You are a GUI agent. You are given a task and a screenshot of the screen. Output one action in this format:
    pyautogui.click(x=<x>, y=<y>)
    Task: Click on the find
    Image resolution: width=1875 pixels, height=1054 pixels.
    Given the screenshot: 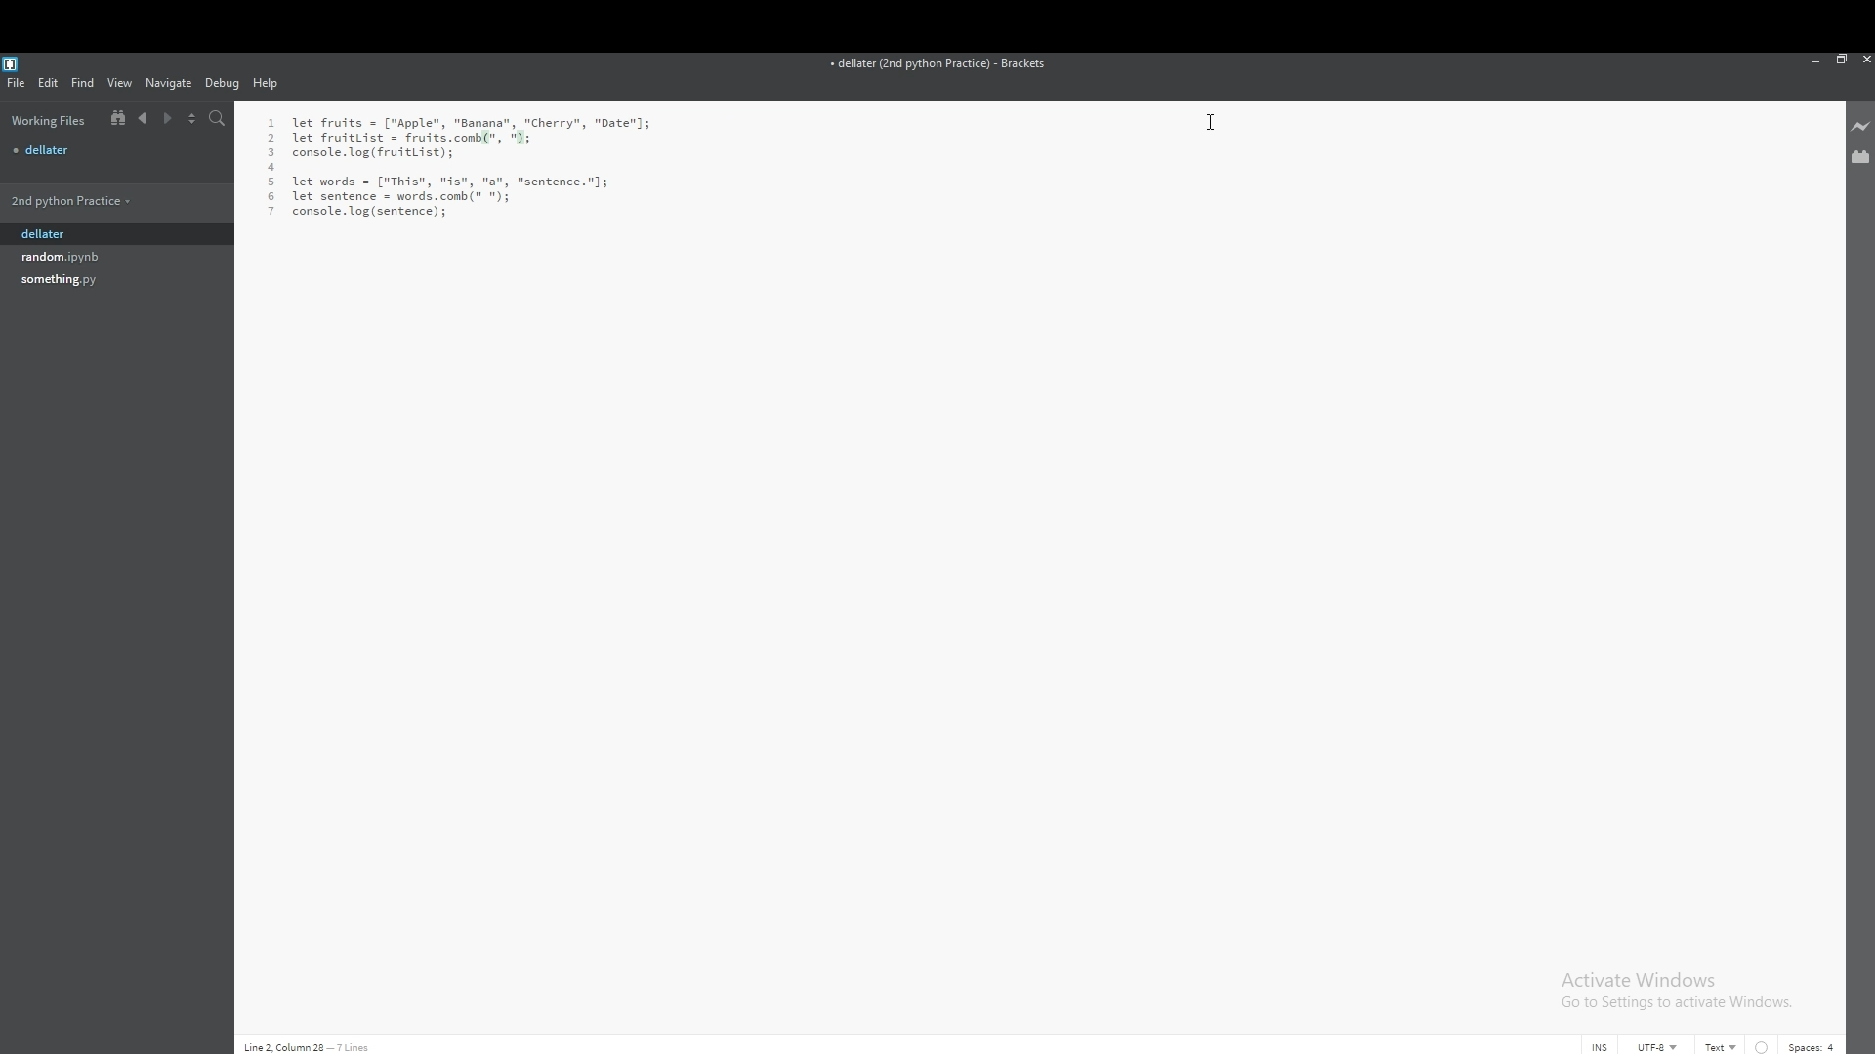 What is the action you would take?
    pyautogui.click(x=84, y=83)
    